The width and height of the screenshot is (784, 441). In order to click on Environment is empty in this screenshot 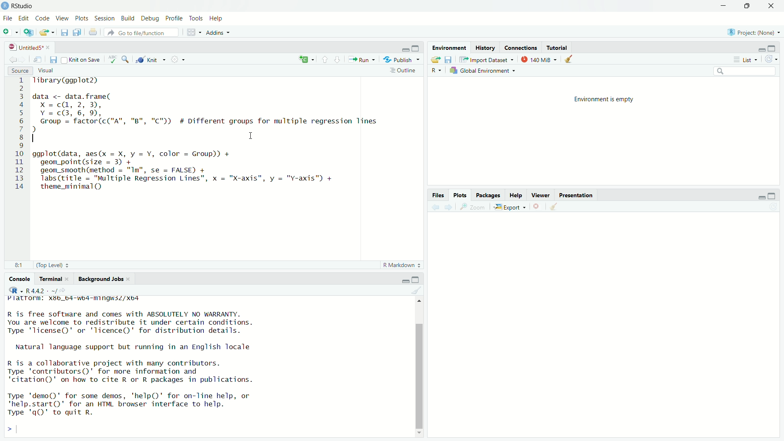, I will do `click(609, 100)`.